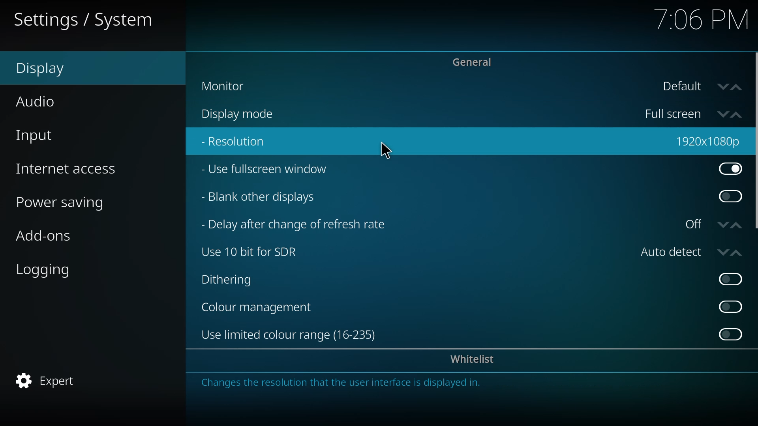 Image resolution: width=758 pixels, height=426 pixels. What do you see at coordinates (475, 360) in the screenshot?
I see `whitelist` at bounding box center [475, 360].